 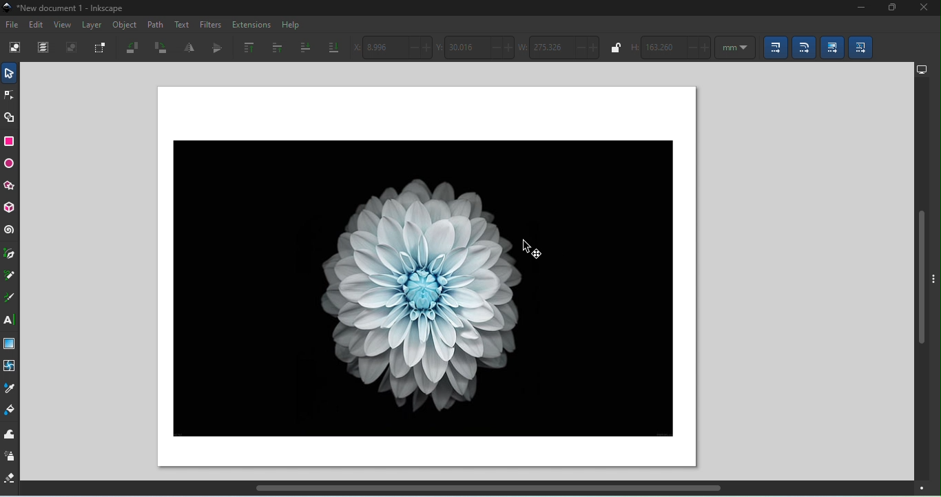 What do you see at coordinates (101, 47) in the screenshot?
I see `Toggle selection box to select all touched objects` at bounding box center [101, 47].